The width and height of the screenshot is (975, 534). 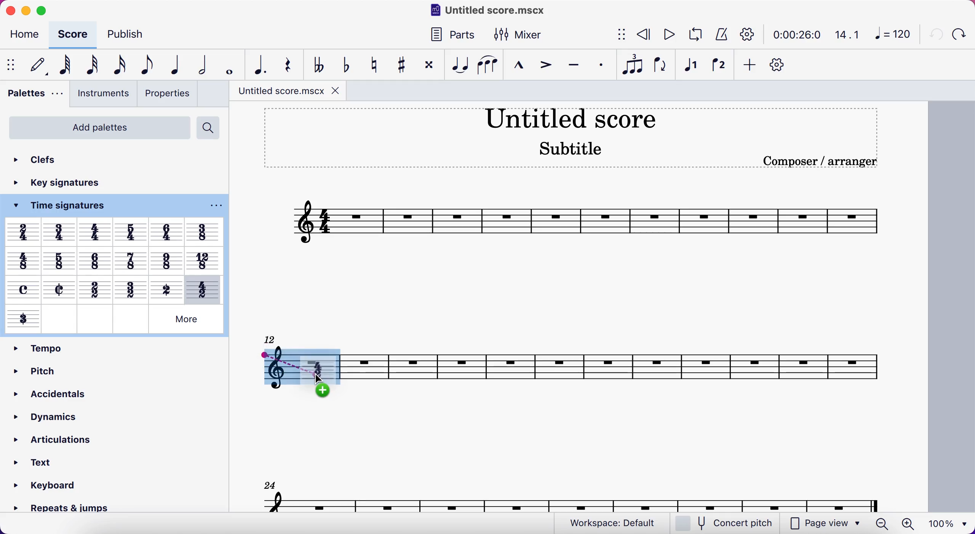 What do you see at coordinates (543, 64) in the screenshot?
I see `accent` at bounding box center [543, 64].